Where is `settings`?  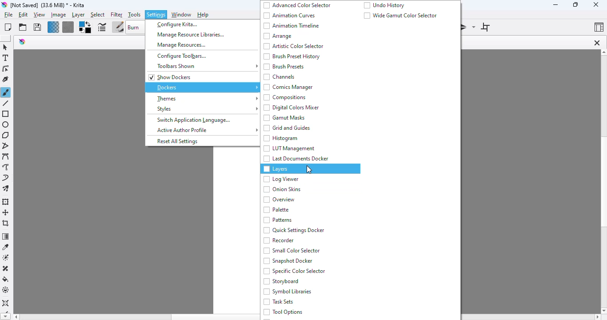 settings is located at coordinates (156, 15).